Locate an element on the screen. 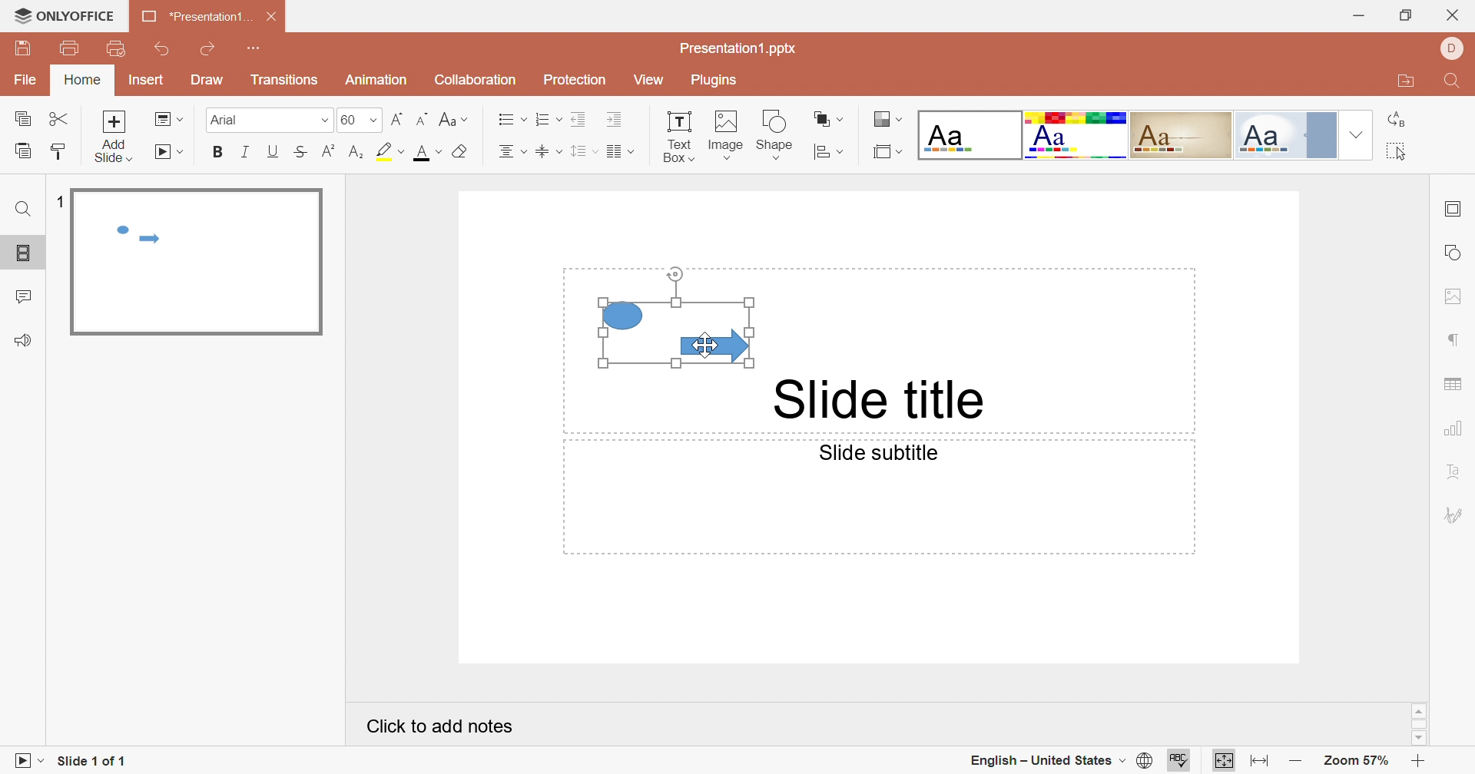 The image size is (1475, 774). 60 is located at coordinates (356, 121).